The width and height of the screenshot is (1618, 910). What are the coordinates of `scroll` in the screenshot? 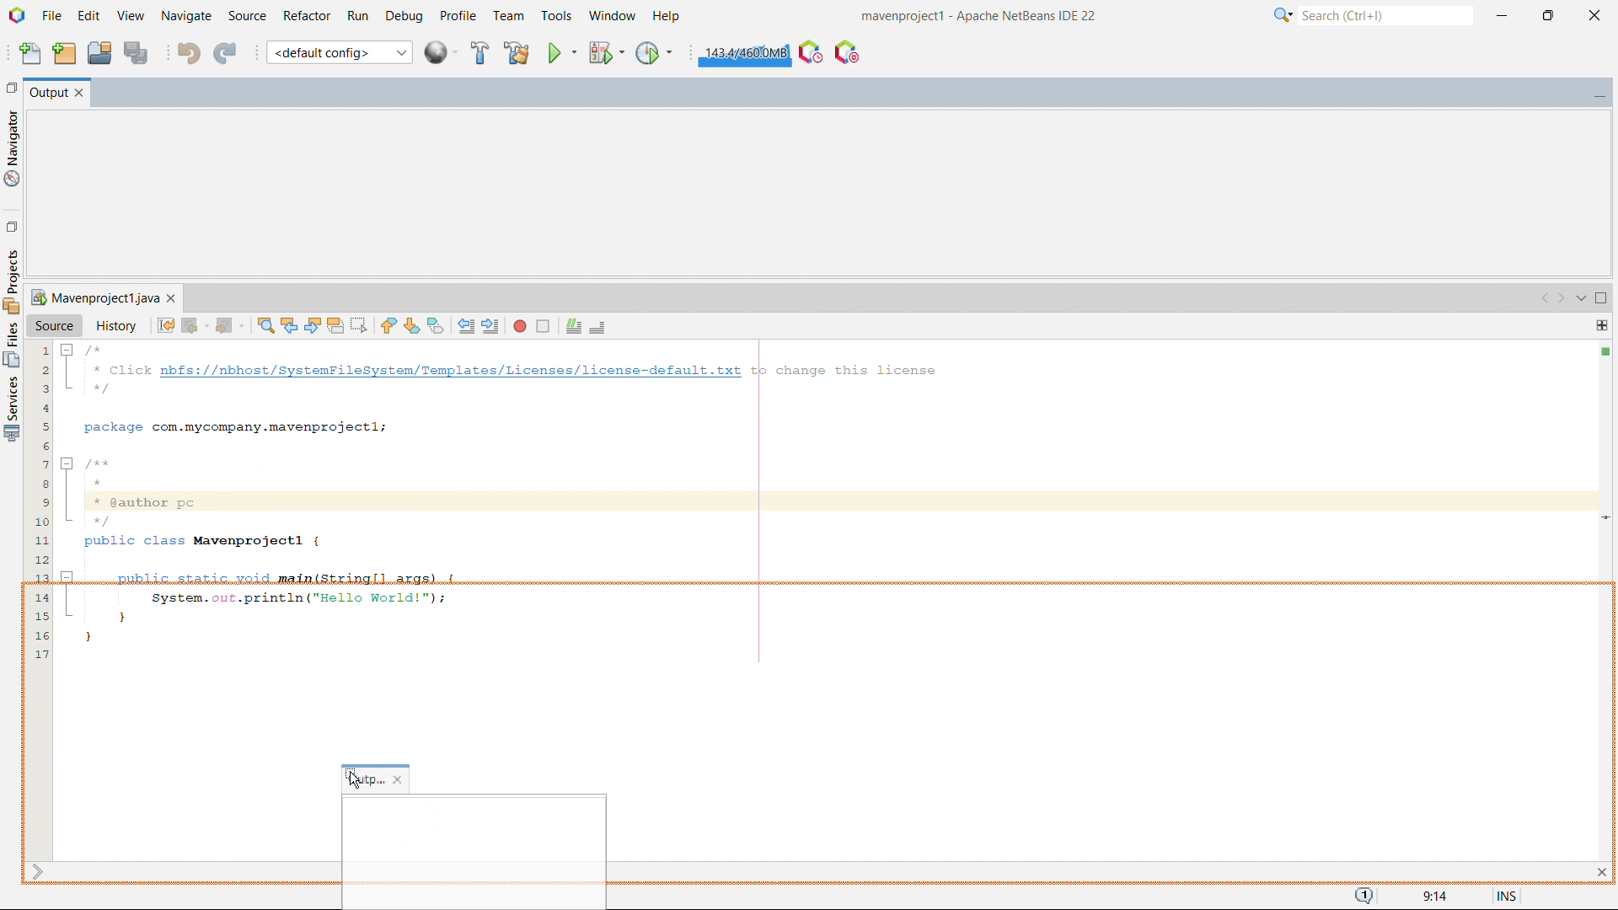 It's located at (37, 872).